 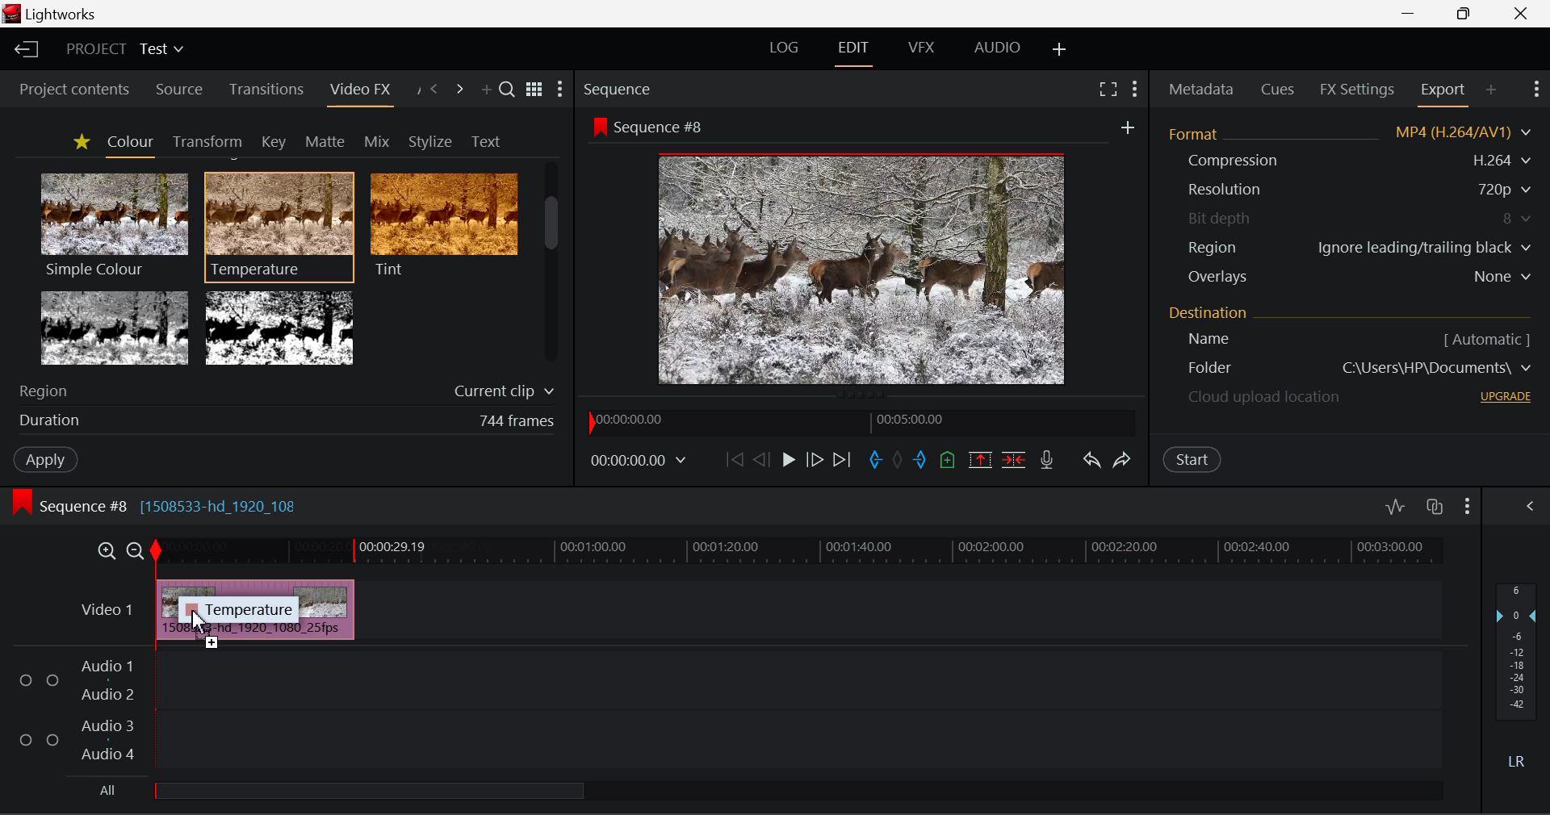 I want to click on Show Settings, so click(x=1536, y=92).